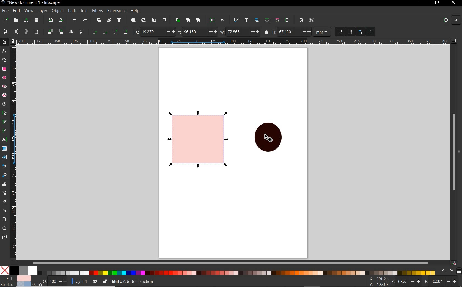  What do you see at coordinates (26, 20) in the screenshot?
I see `save` at bounding box center [26, 20].